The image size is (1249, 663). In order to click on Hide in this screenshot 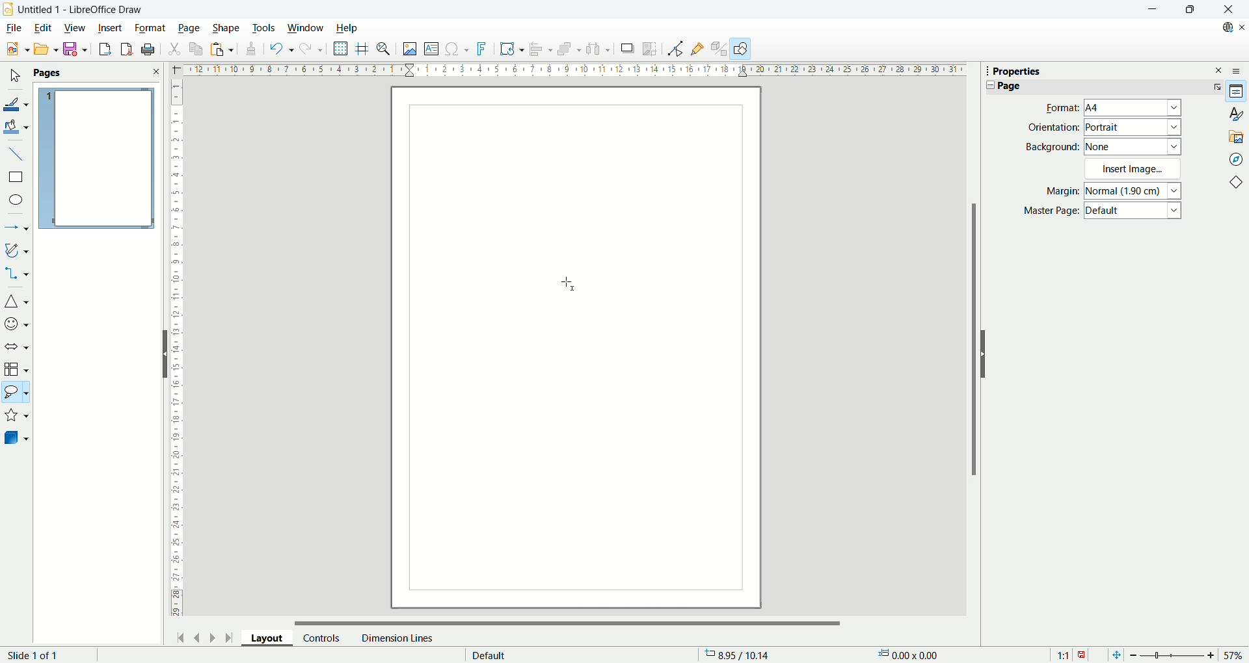, I will do `click(163, 353)`.